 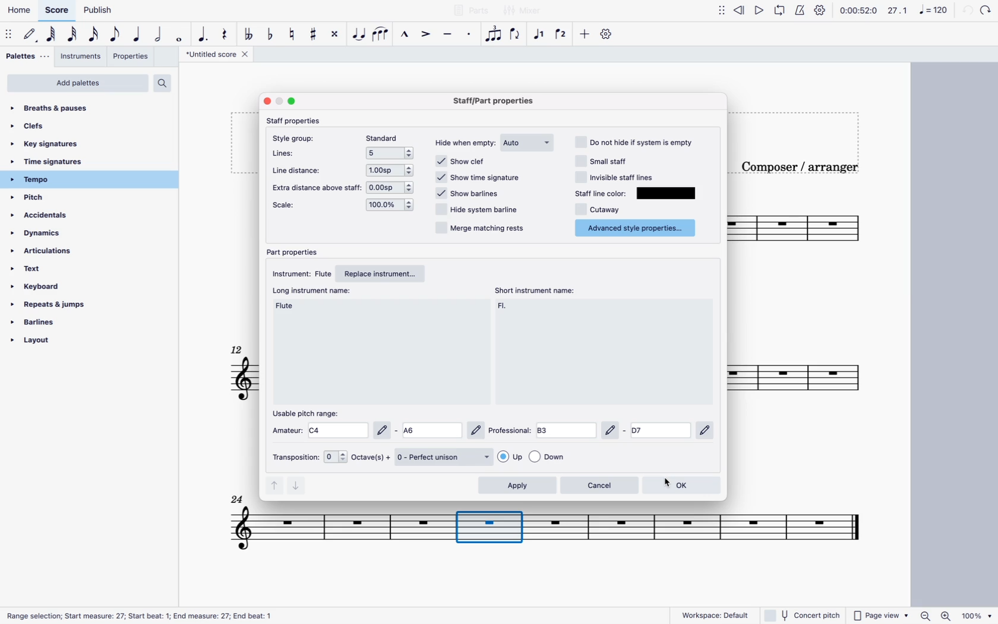 What do you see at coordinates (598, 484) in the screenshot?
I see `cancel` at bounding box center [598, 484].